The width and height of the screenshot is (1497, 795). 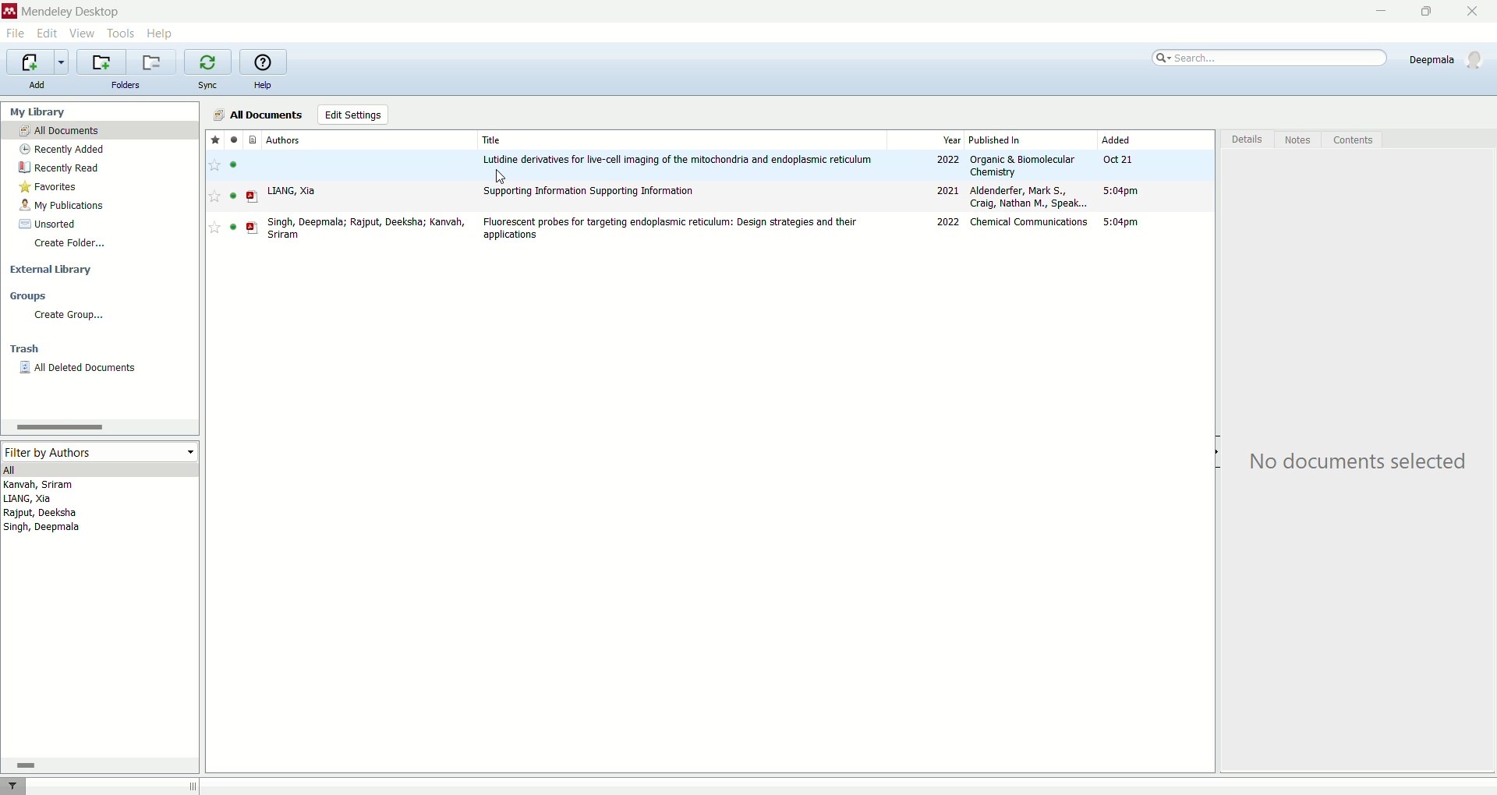 I want to click on tools, so click(x=122, y=35).